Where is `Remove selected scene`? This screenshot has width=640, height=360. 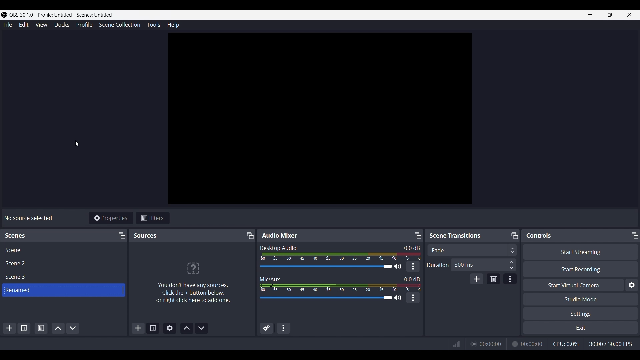 Remove selected scene is located at coordinates (24, 328).